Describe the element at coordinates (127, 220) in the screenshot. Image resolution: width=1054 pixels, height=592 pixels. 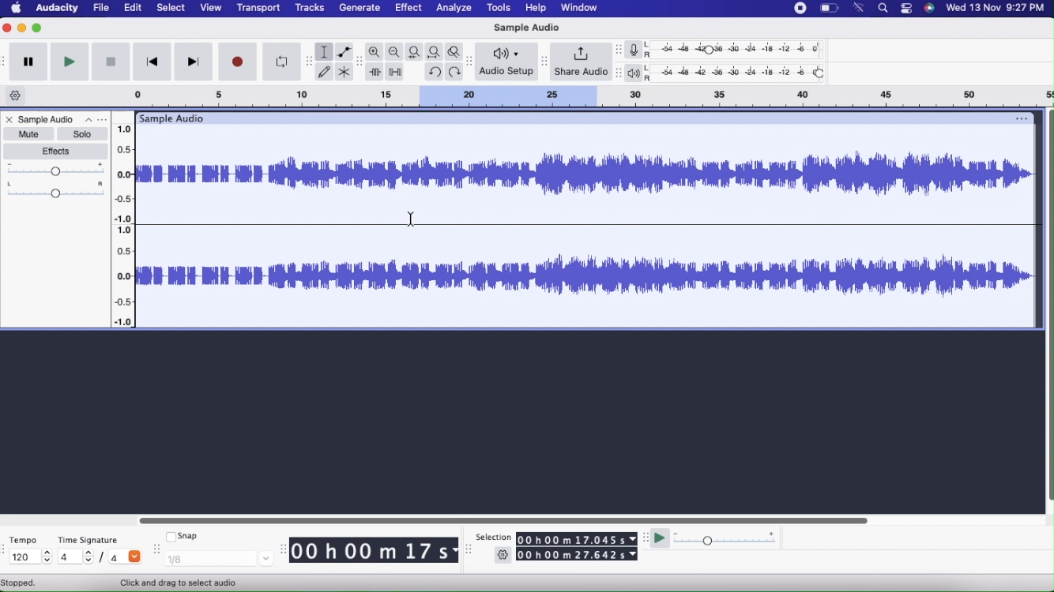
I see `Slider` at that location.